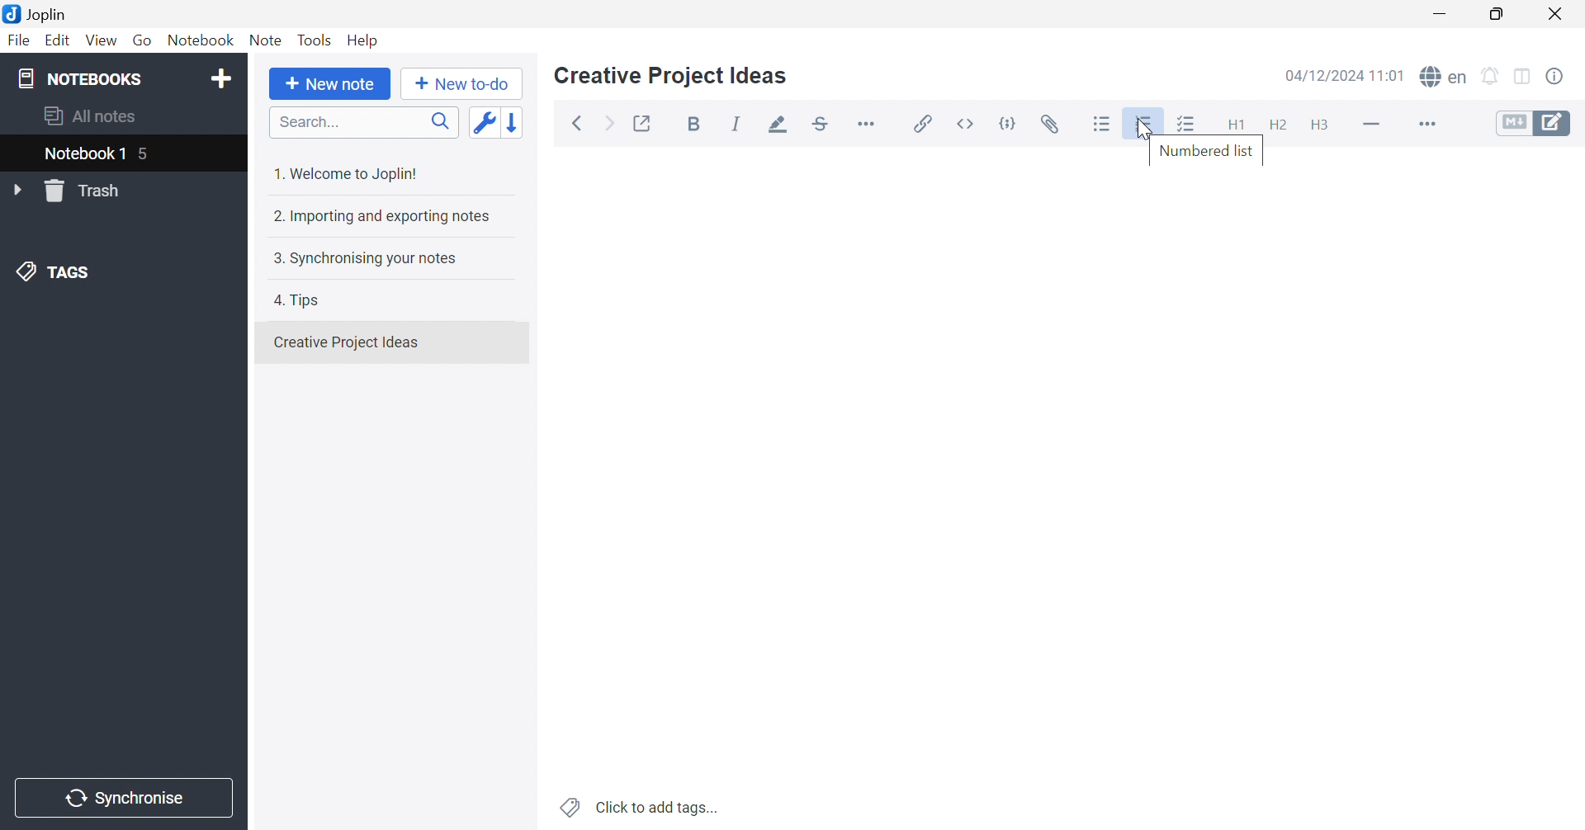 The width and height of the screenshot is (1585, 830). What do you see at coordinates (352, 171) in the screenshot?
I see `1. Welcome to Joplin!` at bounding box center [352, 171].